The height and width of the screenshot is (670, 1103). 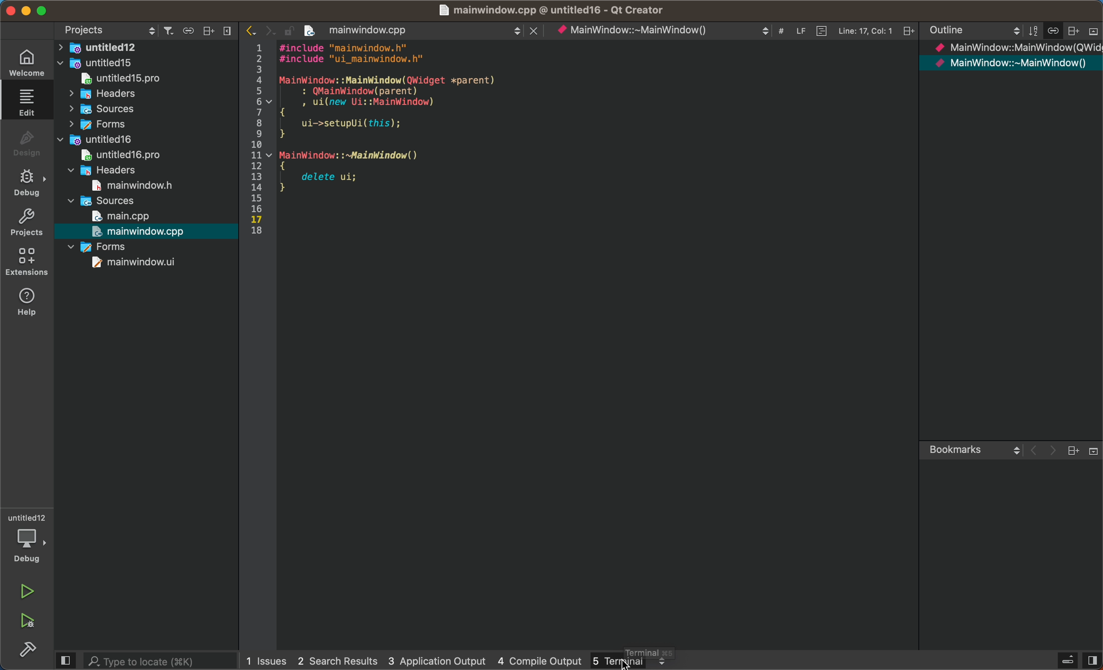 What do you see at coordinates (65, 660) in the screenshot?
I see `open side panel` at bounding box center [65, 660].